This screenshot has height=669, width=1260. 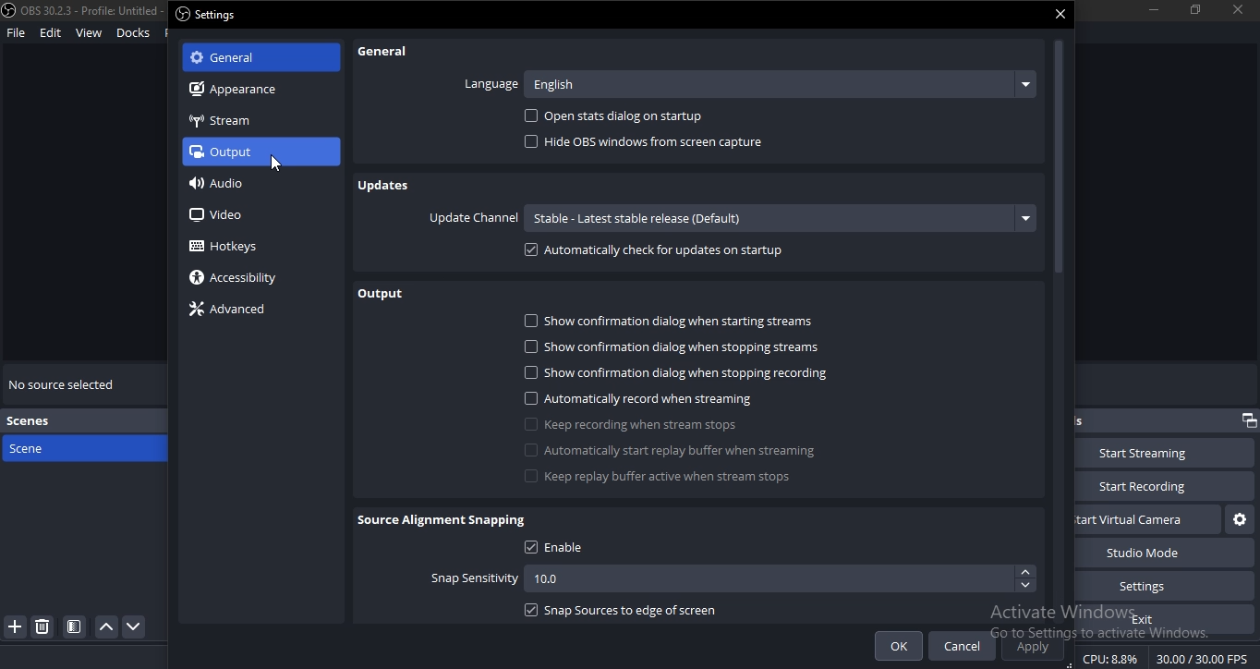 What do you see at coordinates (136, 626) in the screenshot?
I see `move down scene` at bounding box center [136, 626].